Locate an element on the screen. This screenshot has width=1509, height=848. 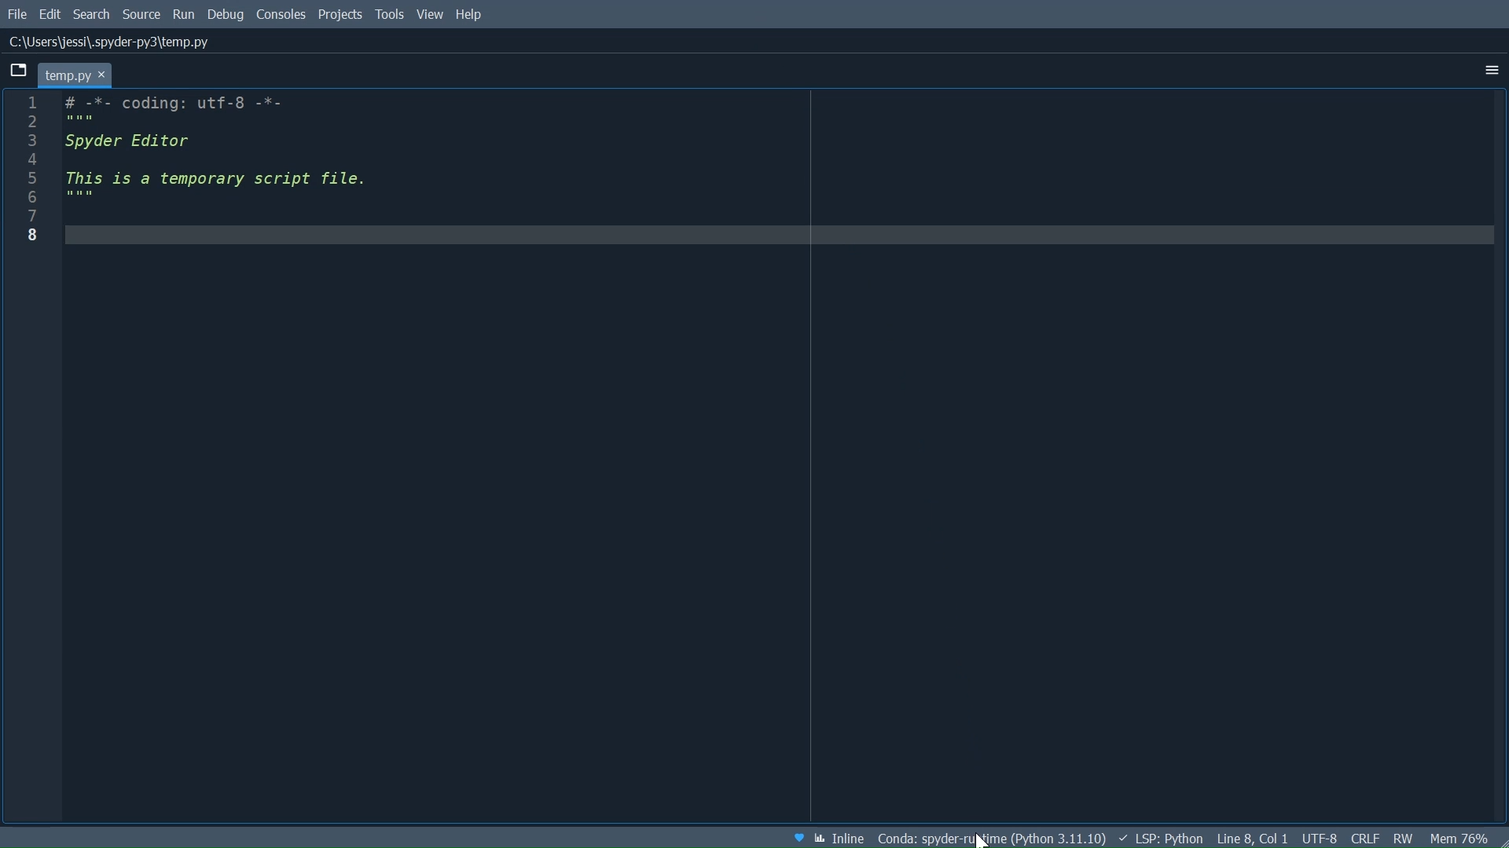
Search is located at coordinates (93, 15).